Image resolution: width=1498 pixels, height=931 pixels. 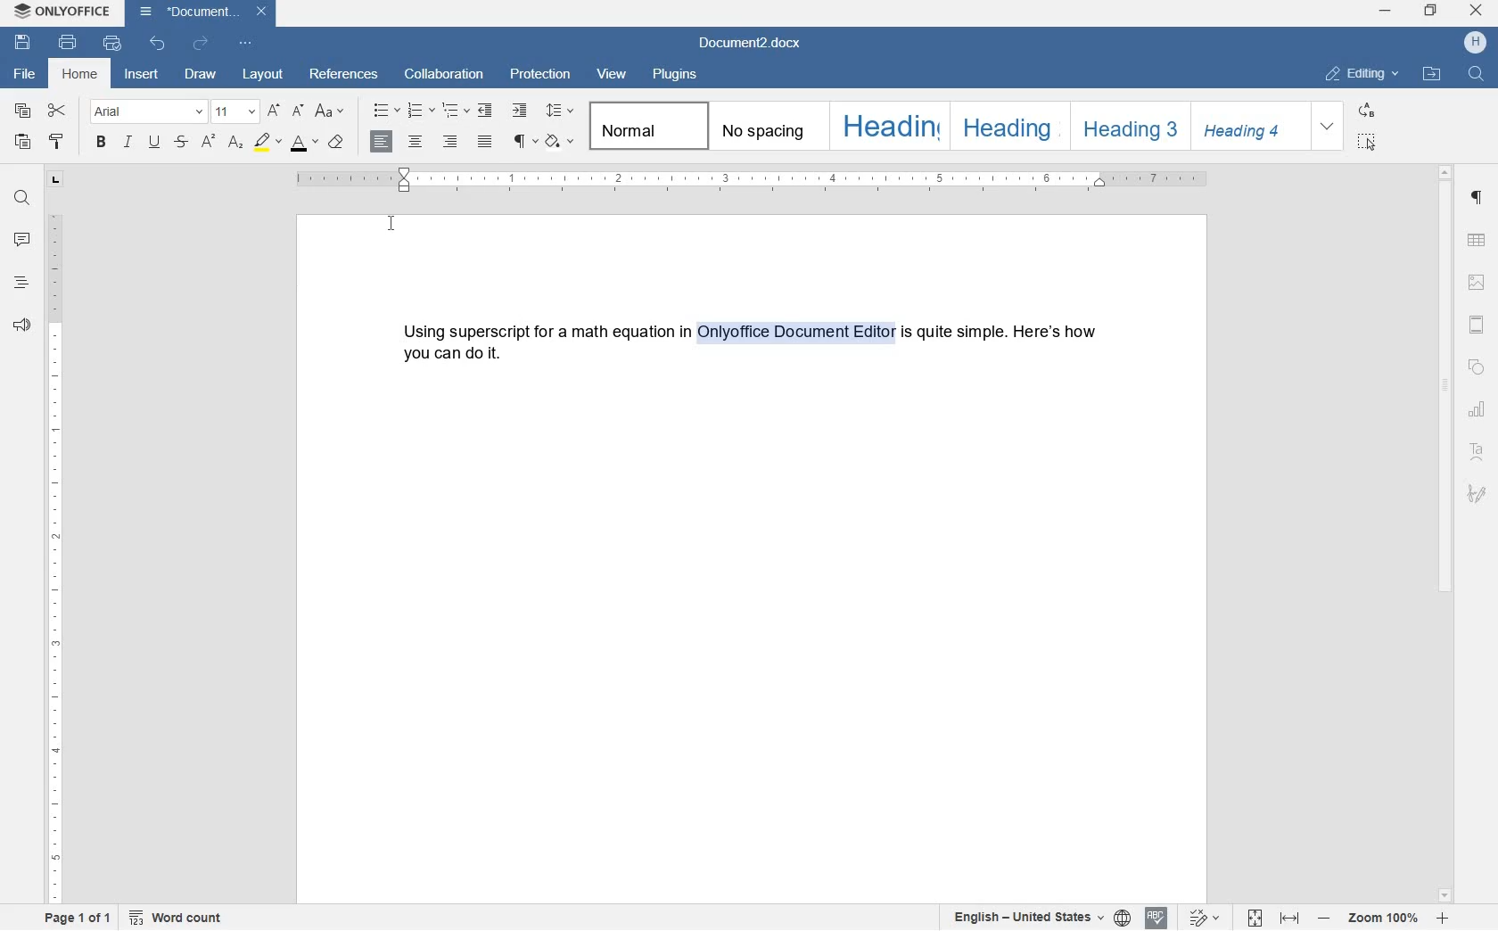 What do you see at coordinates (1248, 127) in the screenshot?
I see `HEADING 4` at bounding box center [1248, 127].